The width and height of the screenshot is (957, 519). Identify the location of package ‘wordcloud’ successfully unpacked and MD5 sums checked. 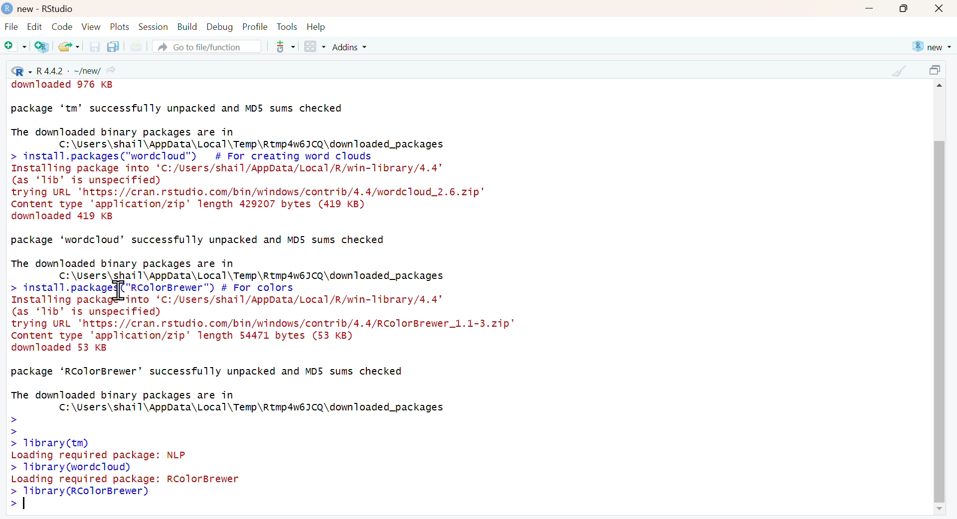
(199, 241).